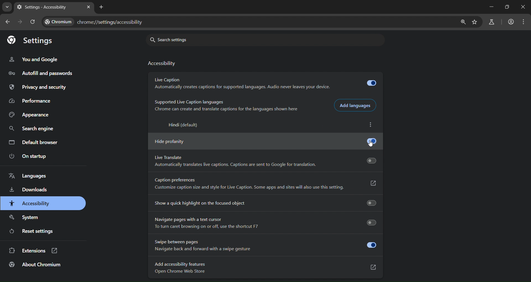 The width and height of the screenshot is (531, 282). Describe the element at coordinates (373, 126) in the screenshot. I see `more actions` at that location.